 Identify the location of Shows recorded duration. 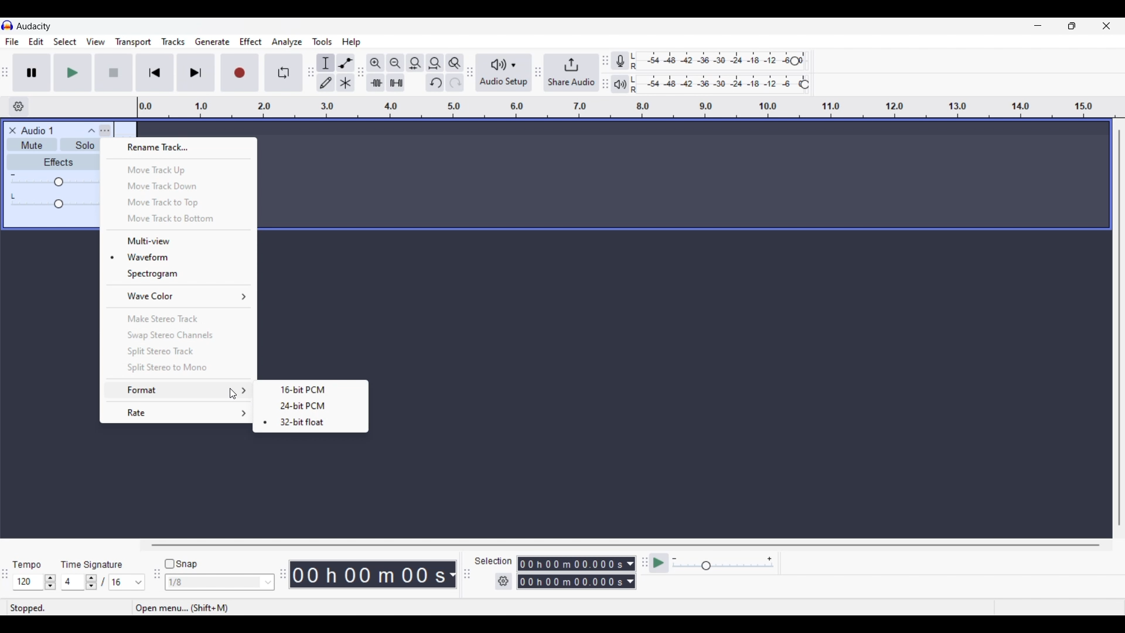
(368, 574).